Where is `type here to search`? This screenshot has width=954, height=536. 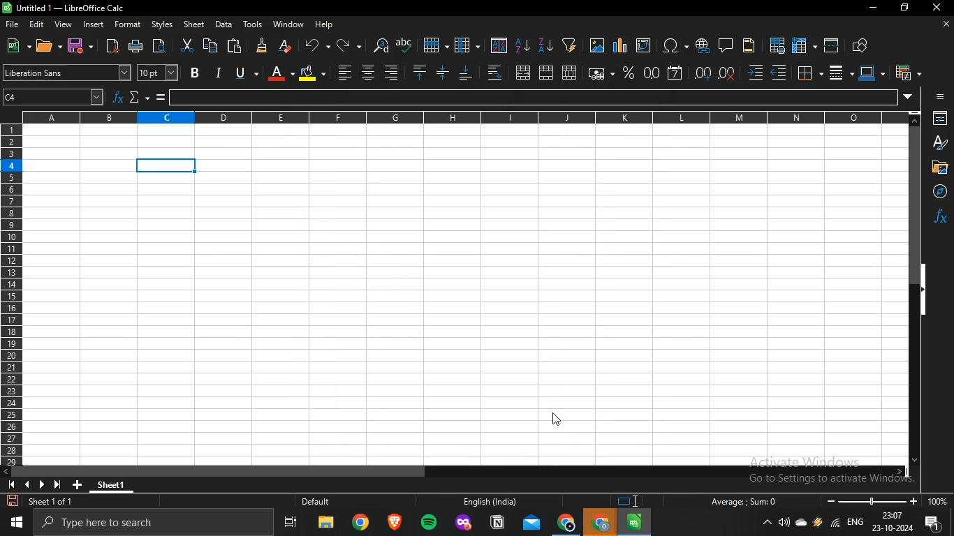
type here to search is located at coordinates (157, 523).